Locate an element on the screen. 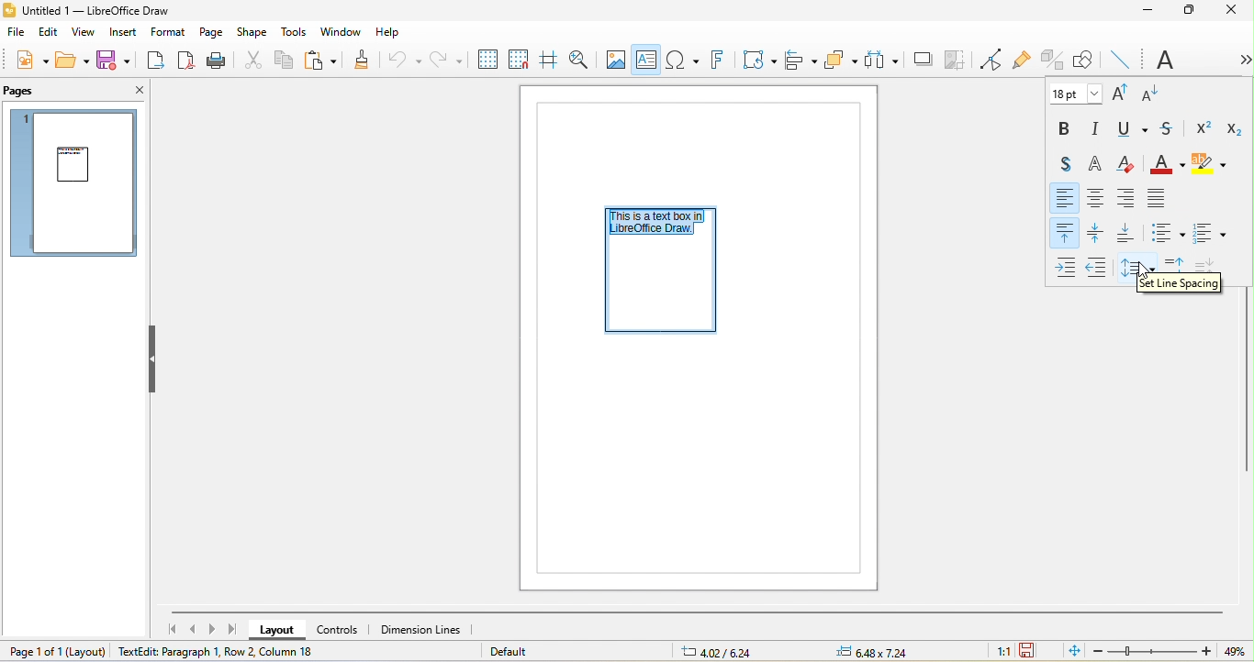 This screenshot has width=1254, height=662. gluepoint function is located at coordinates (1024, 58).